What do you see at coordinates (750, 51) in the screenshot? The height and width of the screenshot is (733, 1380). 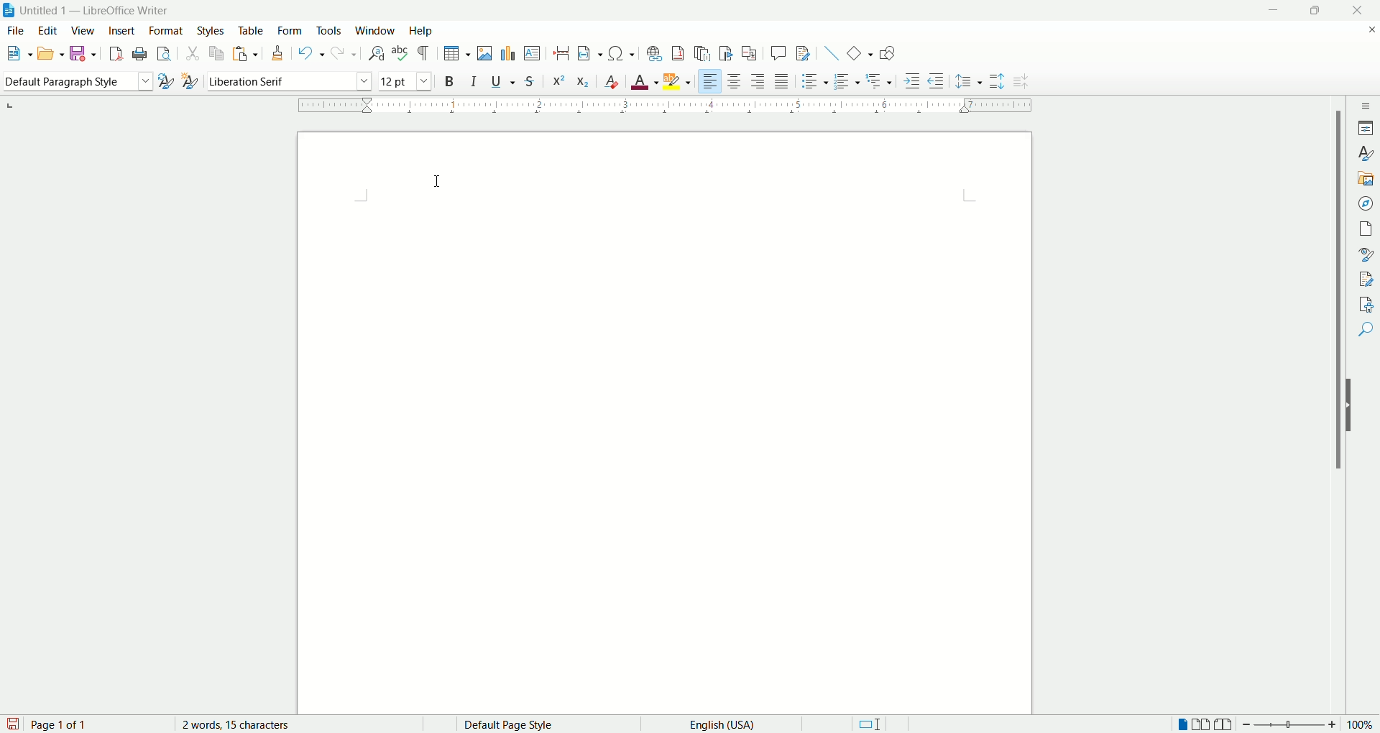 I see `insert cross references` at bounding box center [750, 51].